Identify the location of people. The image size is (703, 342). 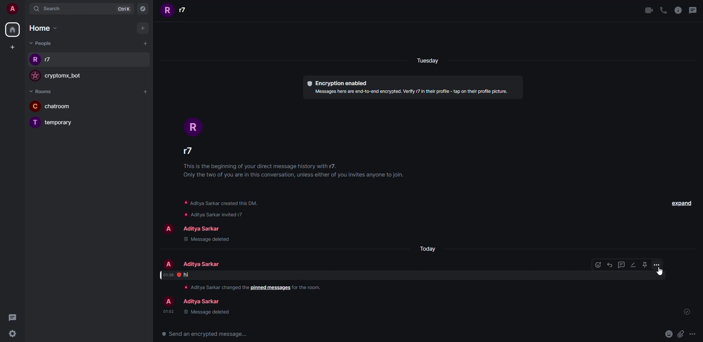
(193, 153).